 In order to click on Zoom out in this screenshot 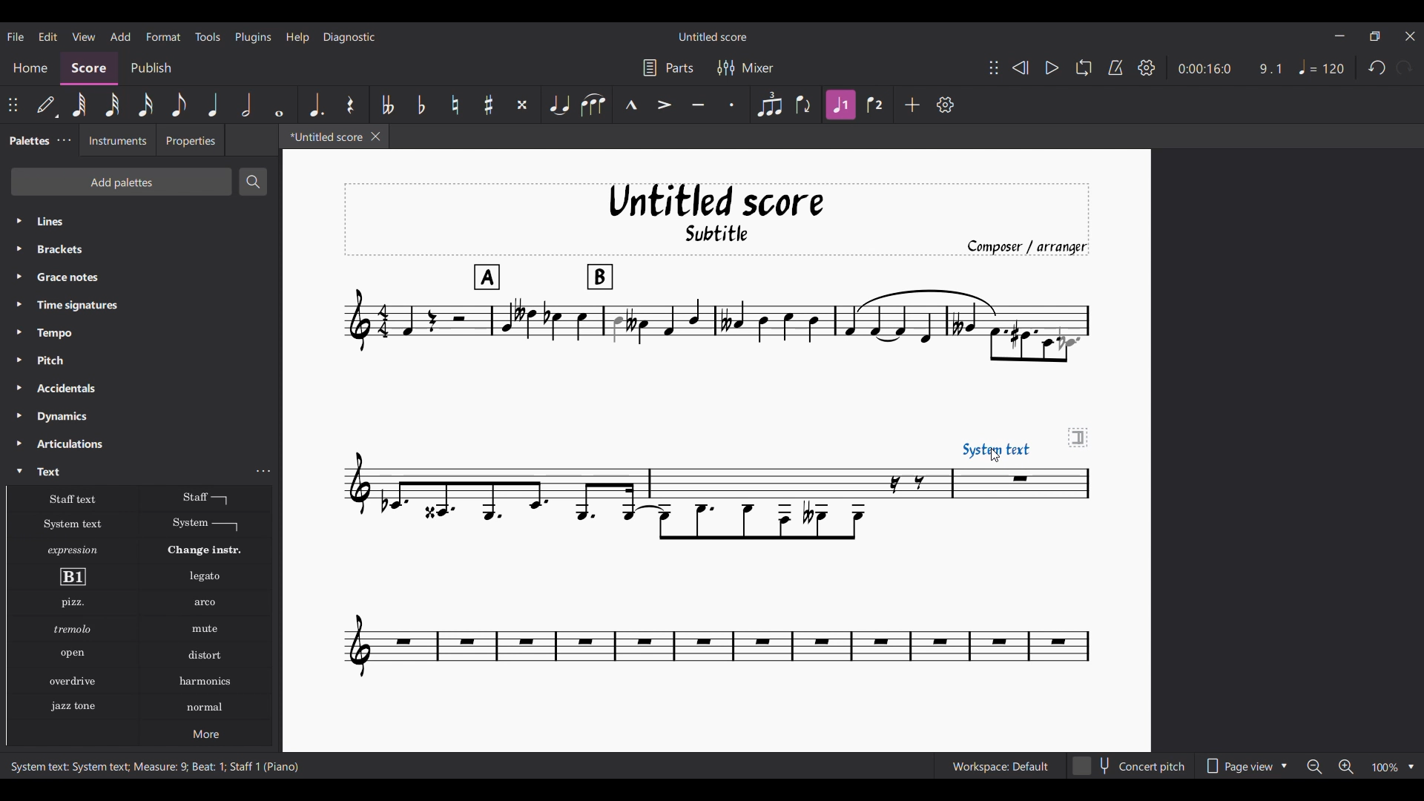, I will do `click(1315, 766)`.